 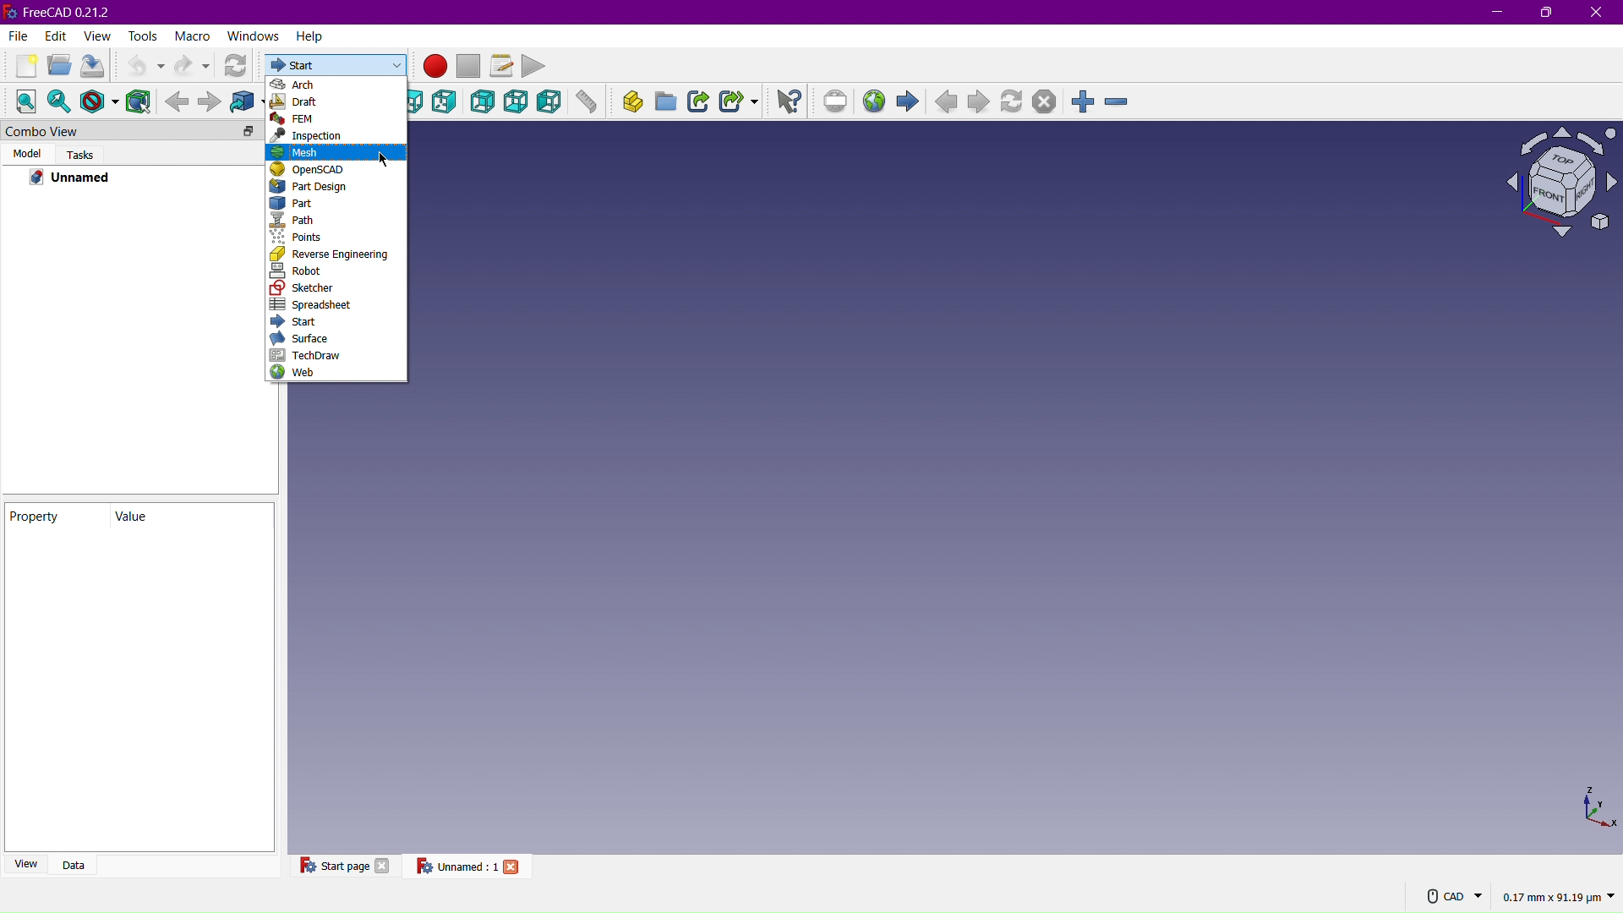 I want to click on close, so click(x=514, y=866).